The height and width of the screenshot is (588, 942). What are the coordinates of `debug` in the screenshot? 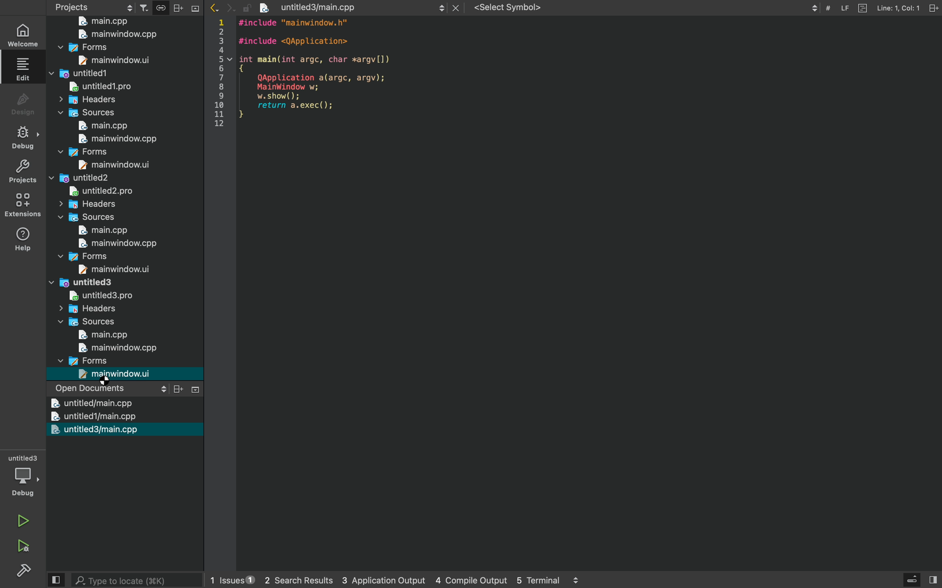 It's located at (25, 477).